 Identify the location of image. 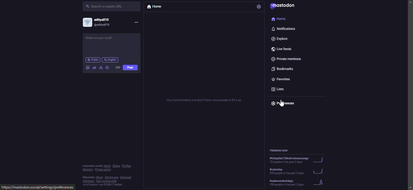
(88, 68).